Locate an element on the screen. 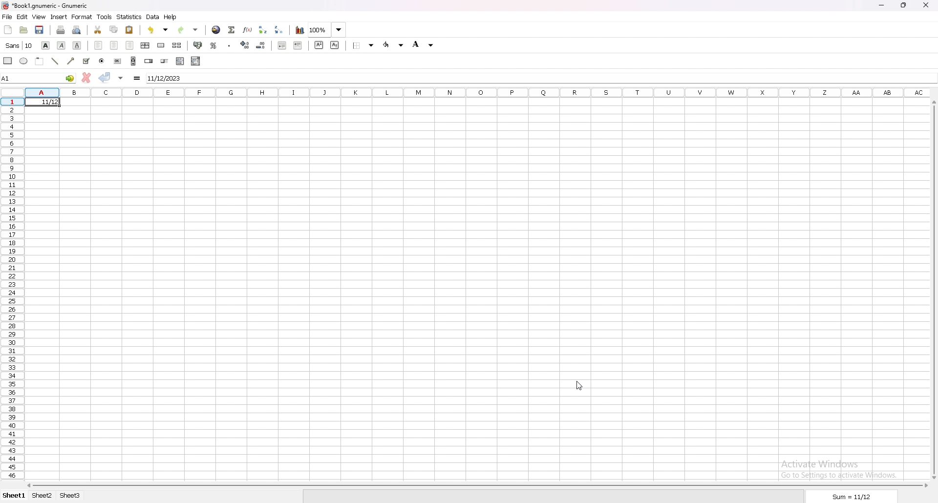  sheet 3 is located at coordinates (70, 496).